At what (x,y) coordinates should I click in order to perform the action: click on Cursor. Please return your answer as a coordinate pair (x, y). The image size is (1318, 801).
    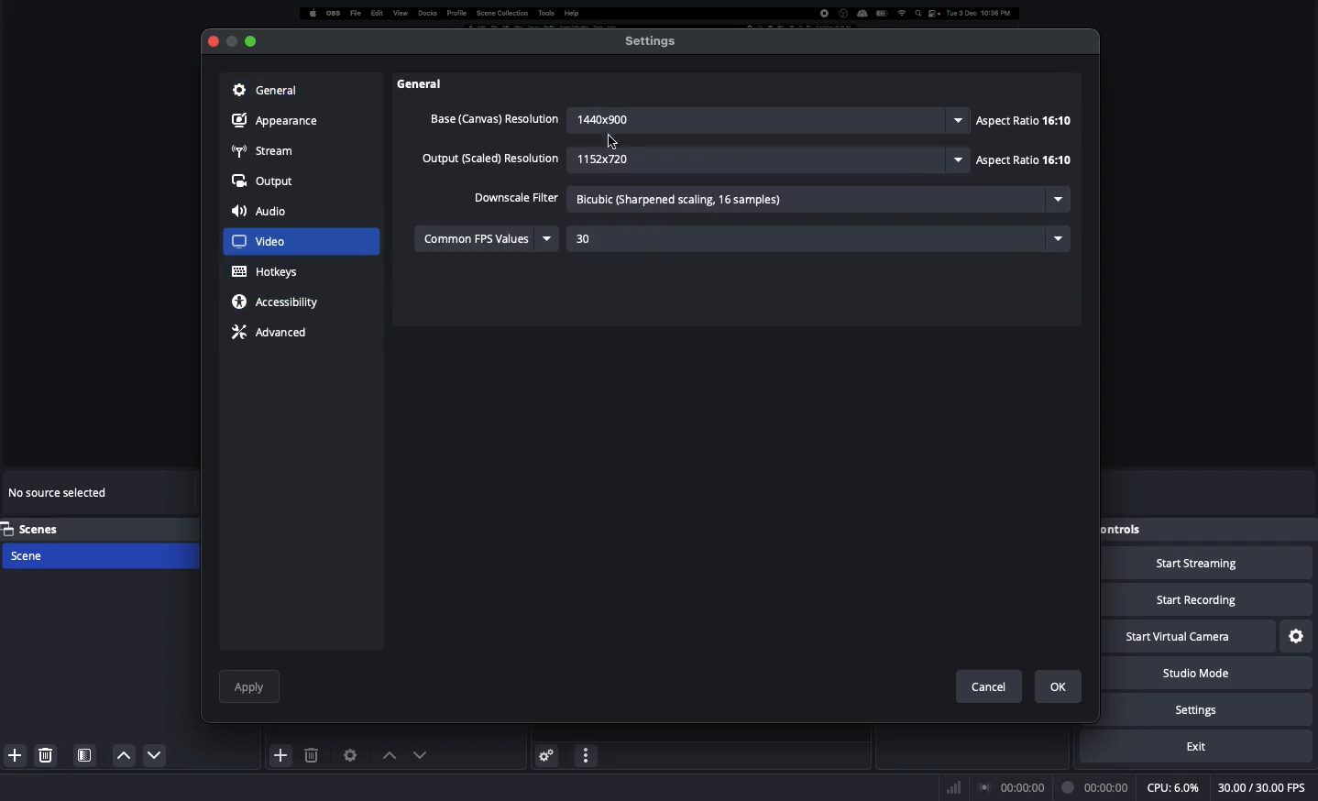
    Looking at the image, I should click on (627, 145).